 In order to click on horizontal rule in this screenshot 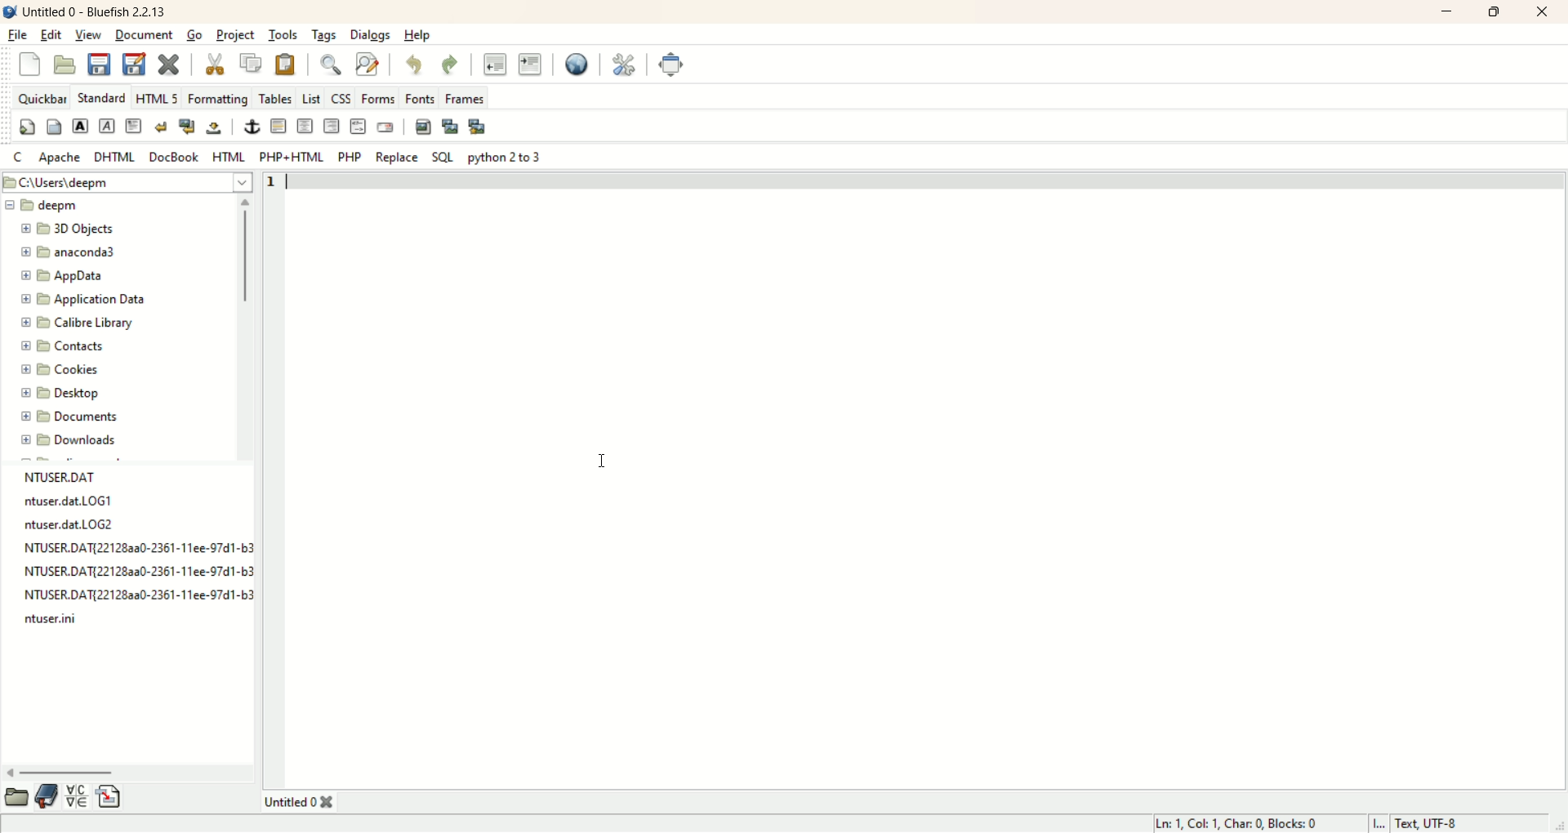, I will do `click(278, 126)`.